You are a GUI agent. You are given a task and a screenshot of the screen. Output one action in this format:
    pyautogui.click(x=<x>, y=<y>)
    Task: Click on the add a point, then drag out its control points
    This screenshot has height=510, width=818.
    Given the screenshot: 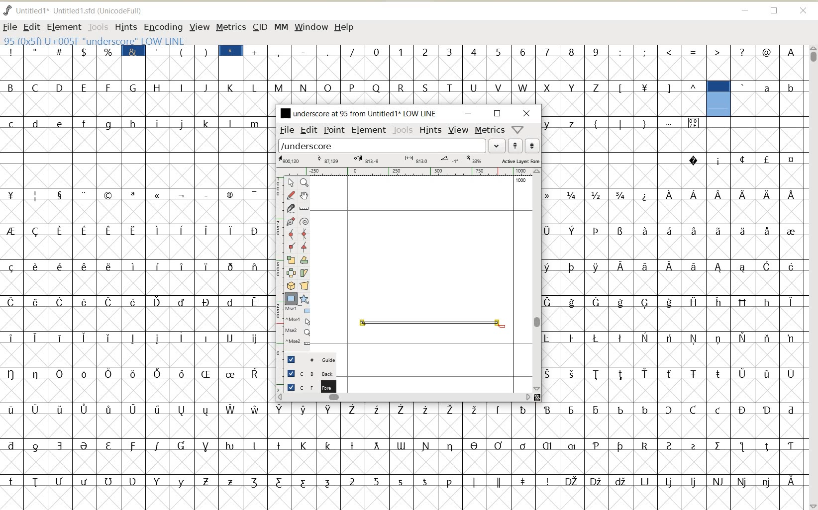 What is the action you would take?
    pyautogui.click(x=291, y=222)
    